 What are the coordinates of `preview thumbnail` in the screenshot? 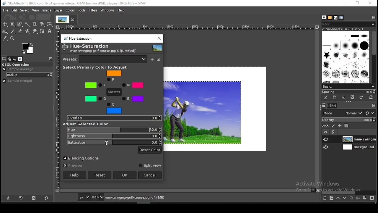 It's located at (156, 48).